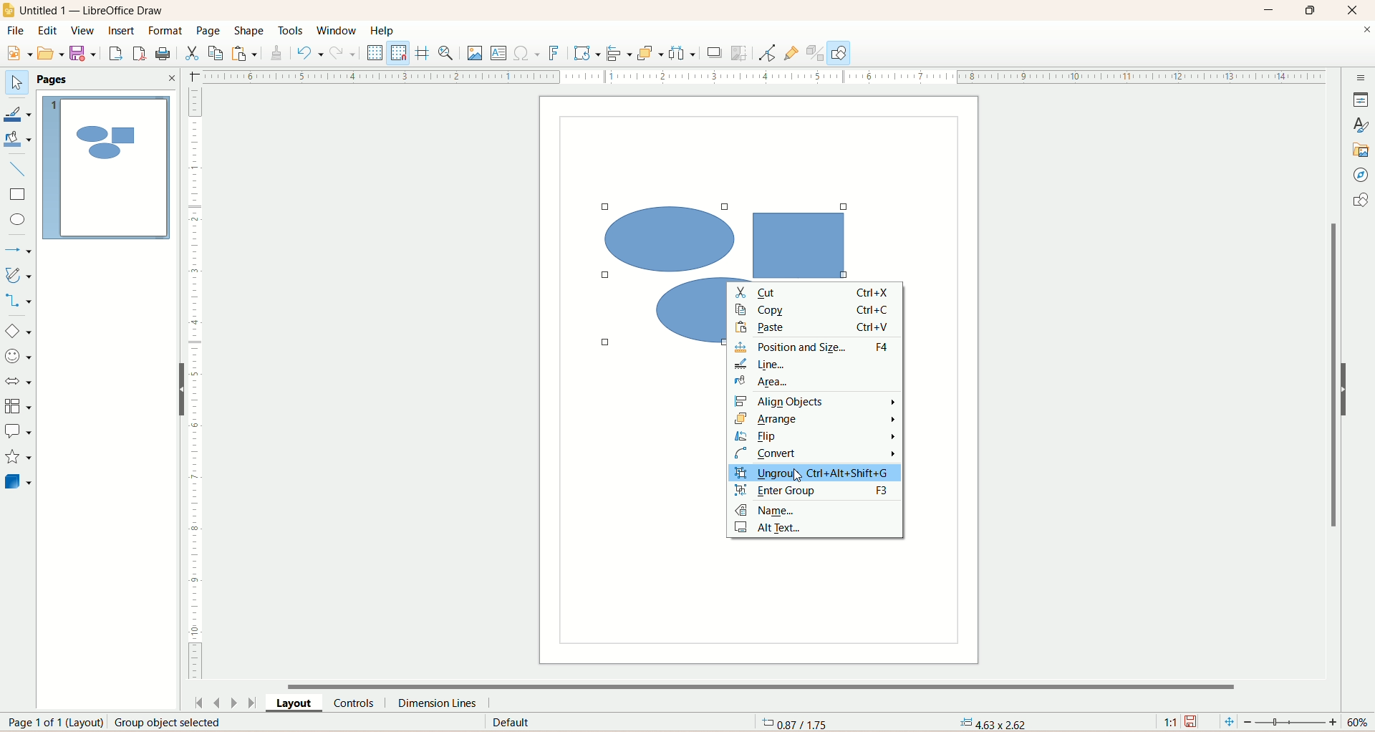 This screenshot has width=1375, height=732. What do you see at coordinates (839, 53) in the screenshot?
I see `draw function` at bounding box center [839, 53].